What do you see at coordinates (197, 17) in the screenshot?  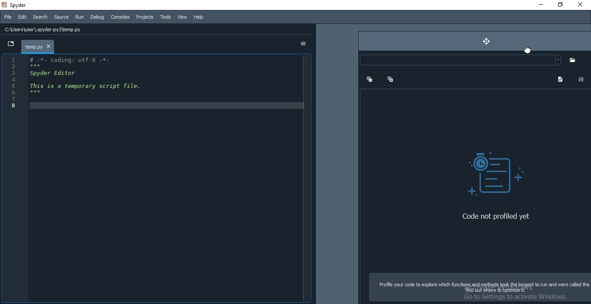 I see `Help` at bounding box center [197, 17].